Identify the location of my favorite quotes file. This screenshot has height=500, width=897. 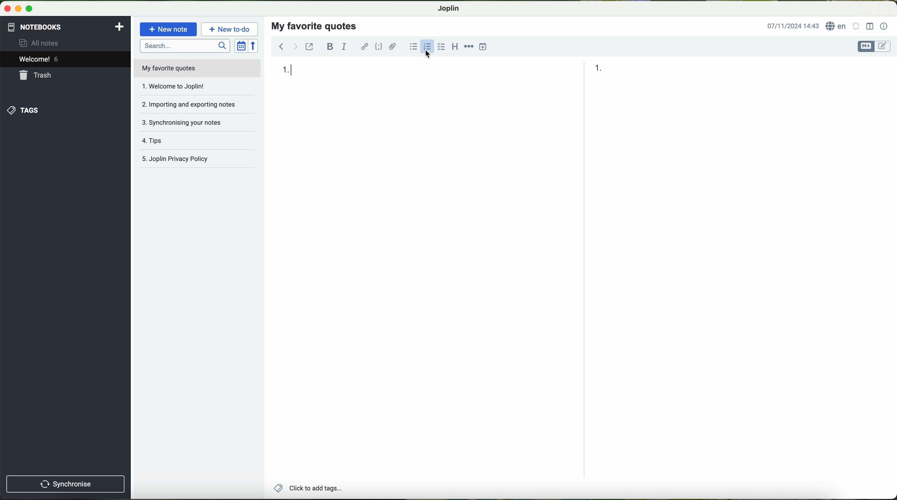
(170, 68).